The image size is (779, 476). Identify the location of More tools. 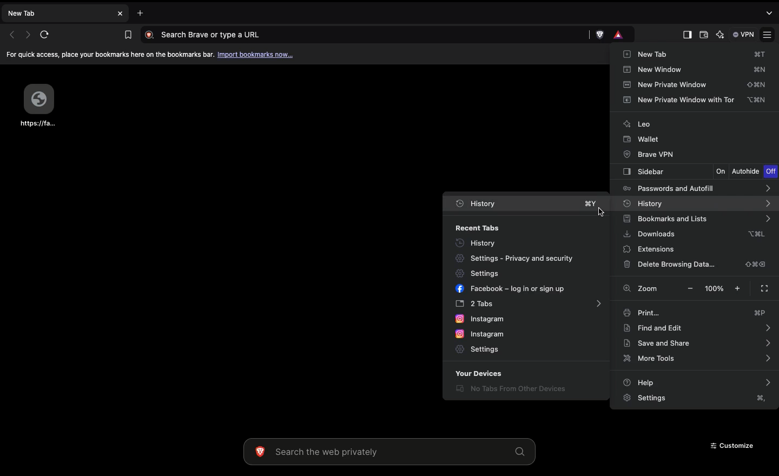
(698, 359).